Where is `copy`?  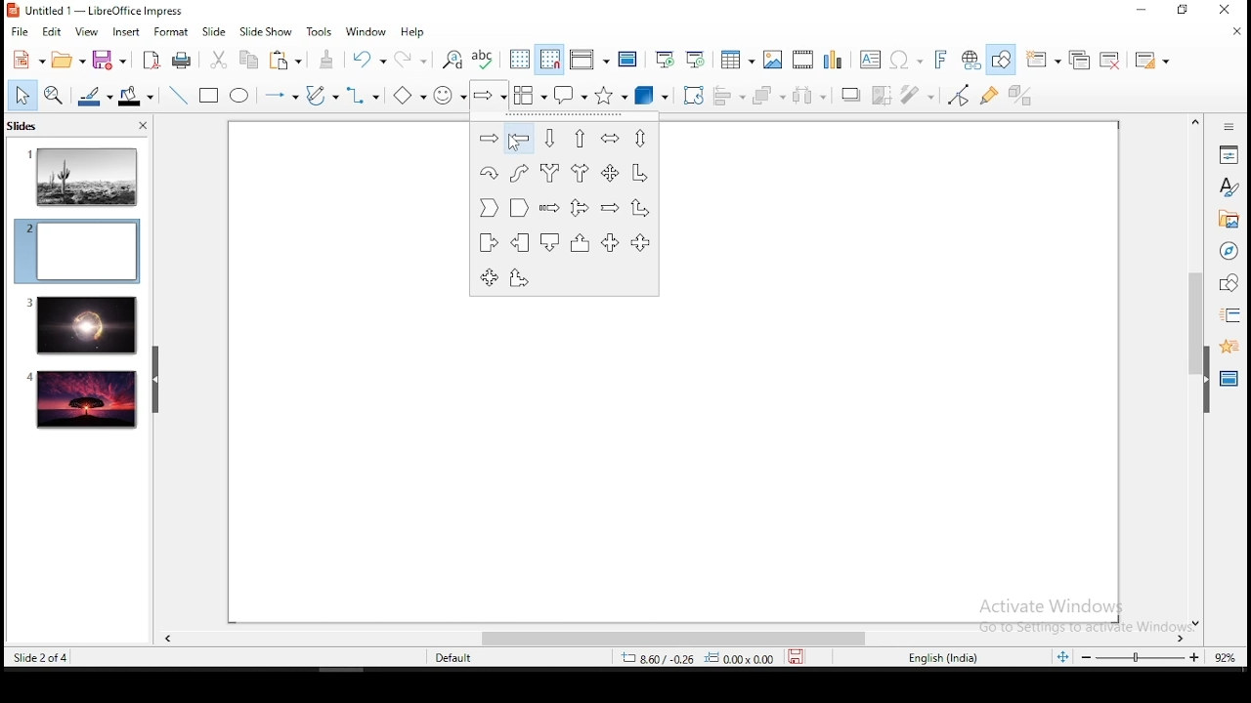 copy is located at coordinates (246, 60).